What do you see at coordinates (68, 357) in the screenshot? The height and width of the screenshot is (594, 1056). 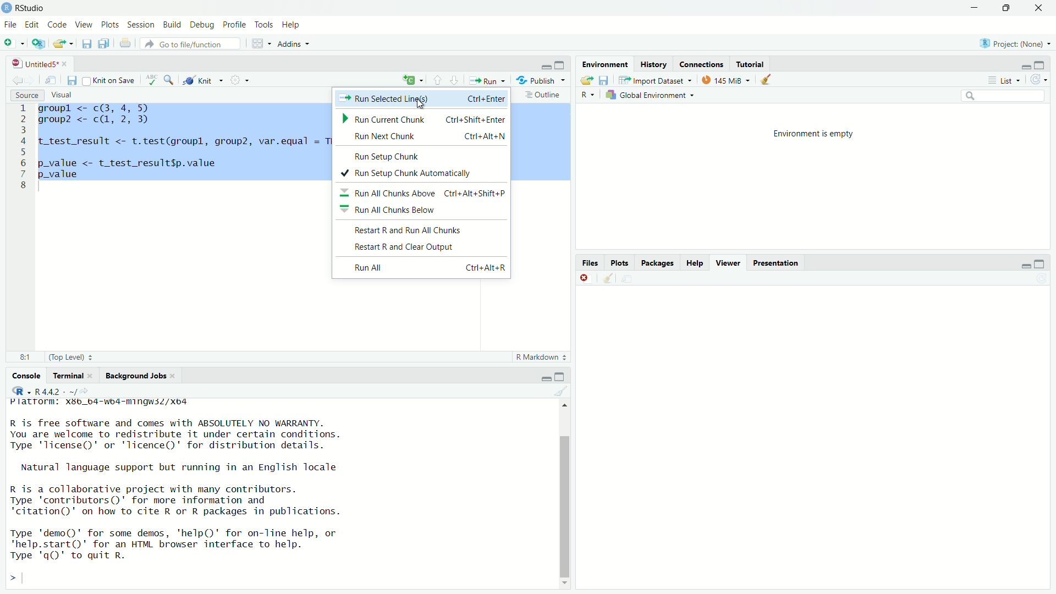 I see `(Top Level) =` at bounding box center [68, 357].